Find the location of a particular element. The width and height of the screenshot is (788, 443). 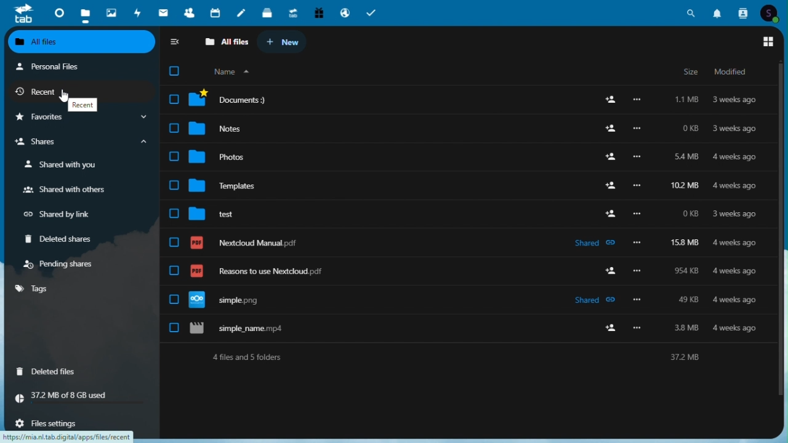

tab is located at coordinates (21, 15).